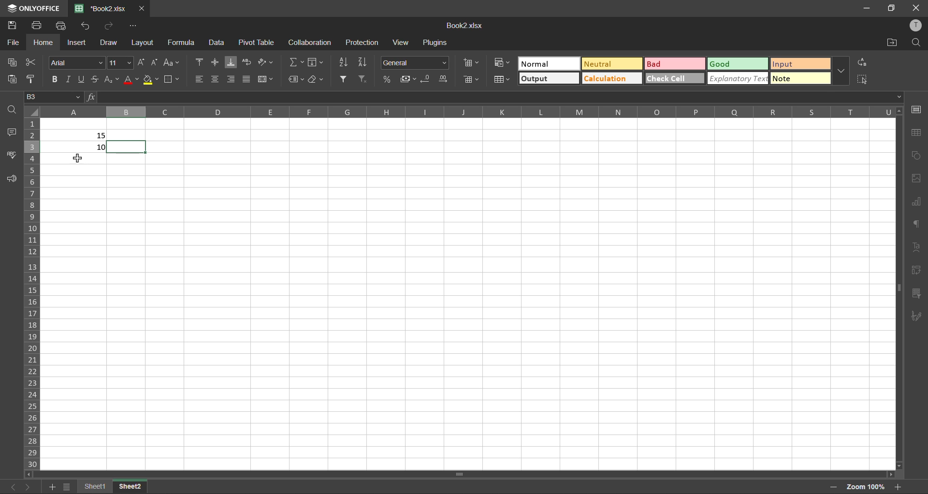  Describe the element at coordinates (81, 78) in the screenshot. I see `underline` at that location.